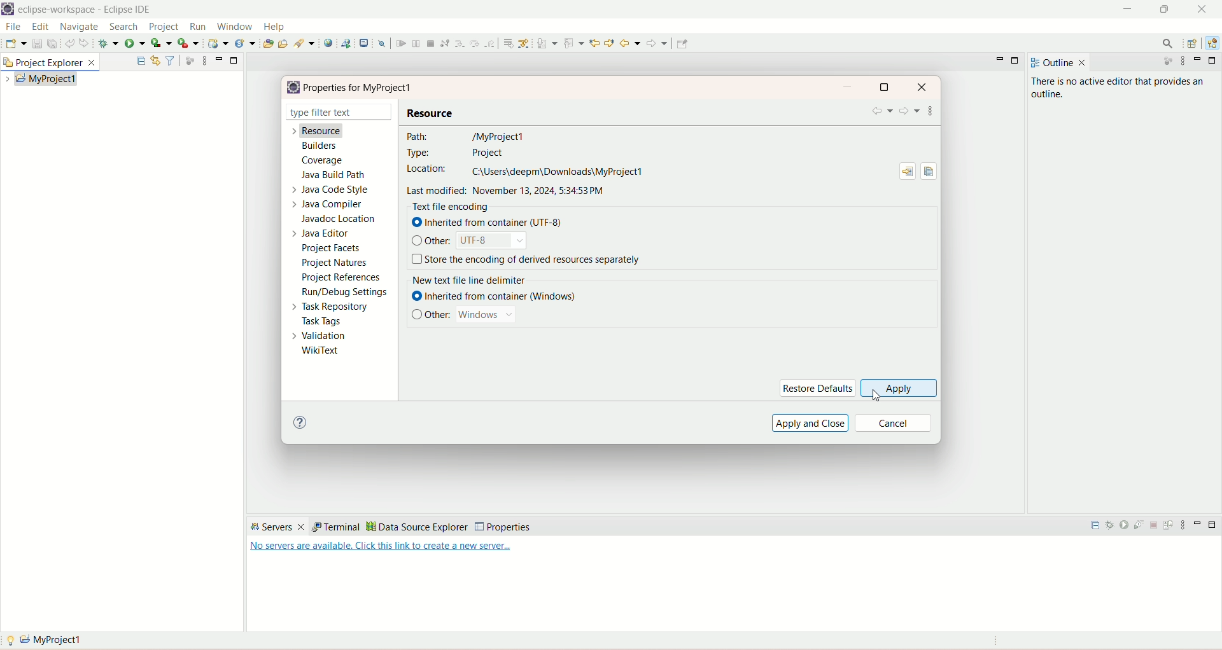  What do you see at coordinates (329, 205) in the screenshot?
I see `java compiler` at bounding box center [329, 205].